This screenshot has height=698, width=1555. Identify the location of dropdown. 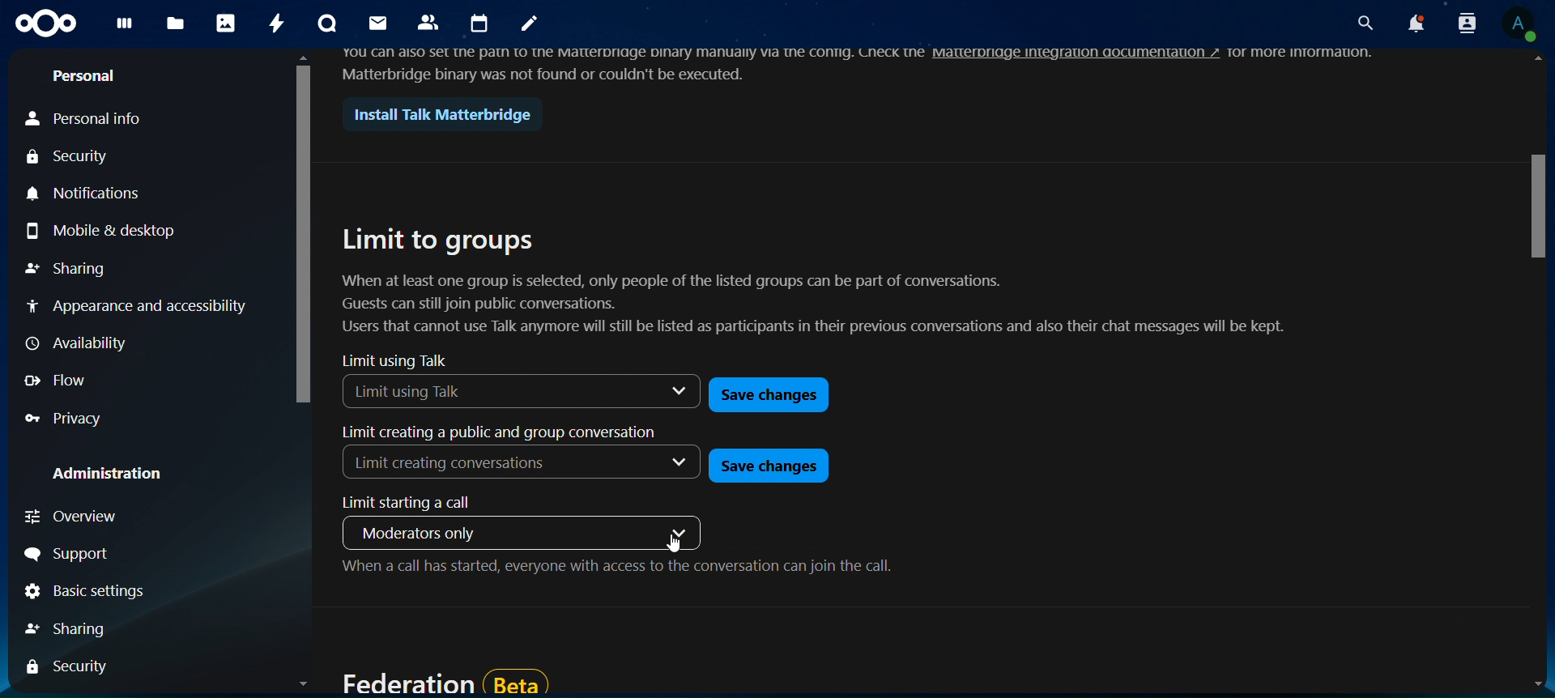
(666, 390).